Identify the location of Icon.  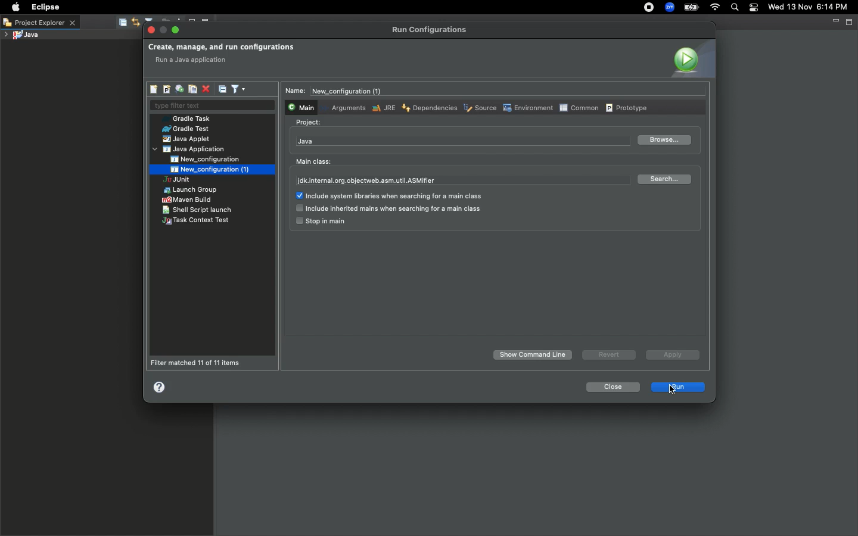
(691, 58).